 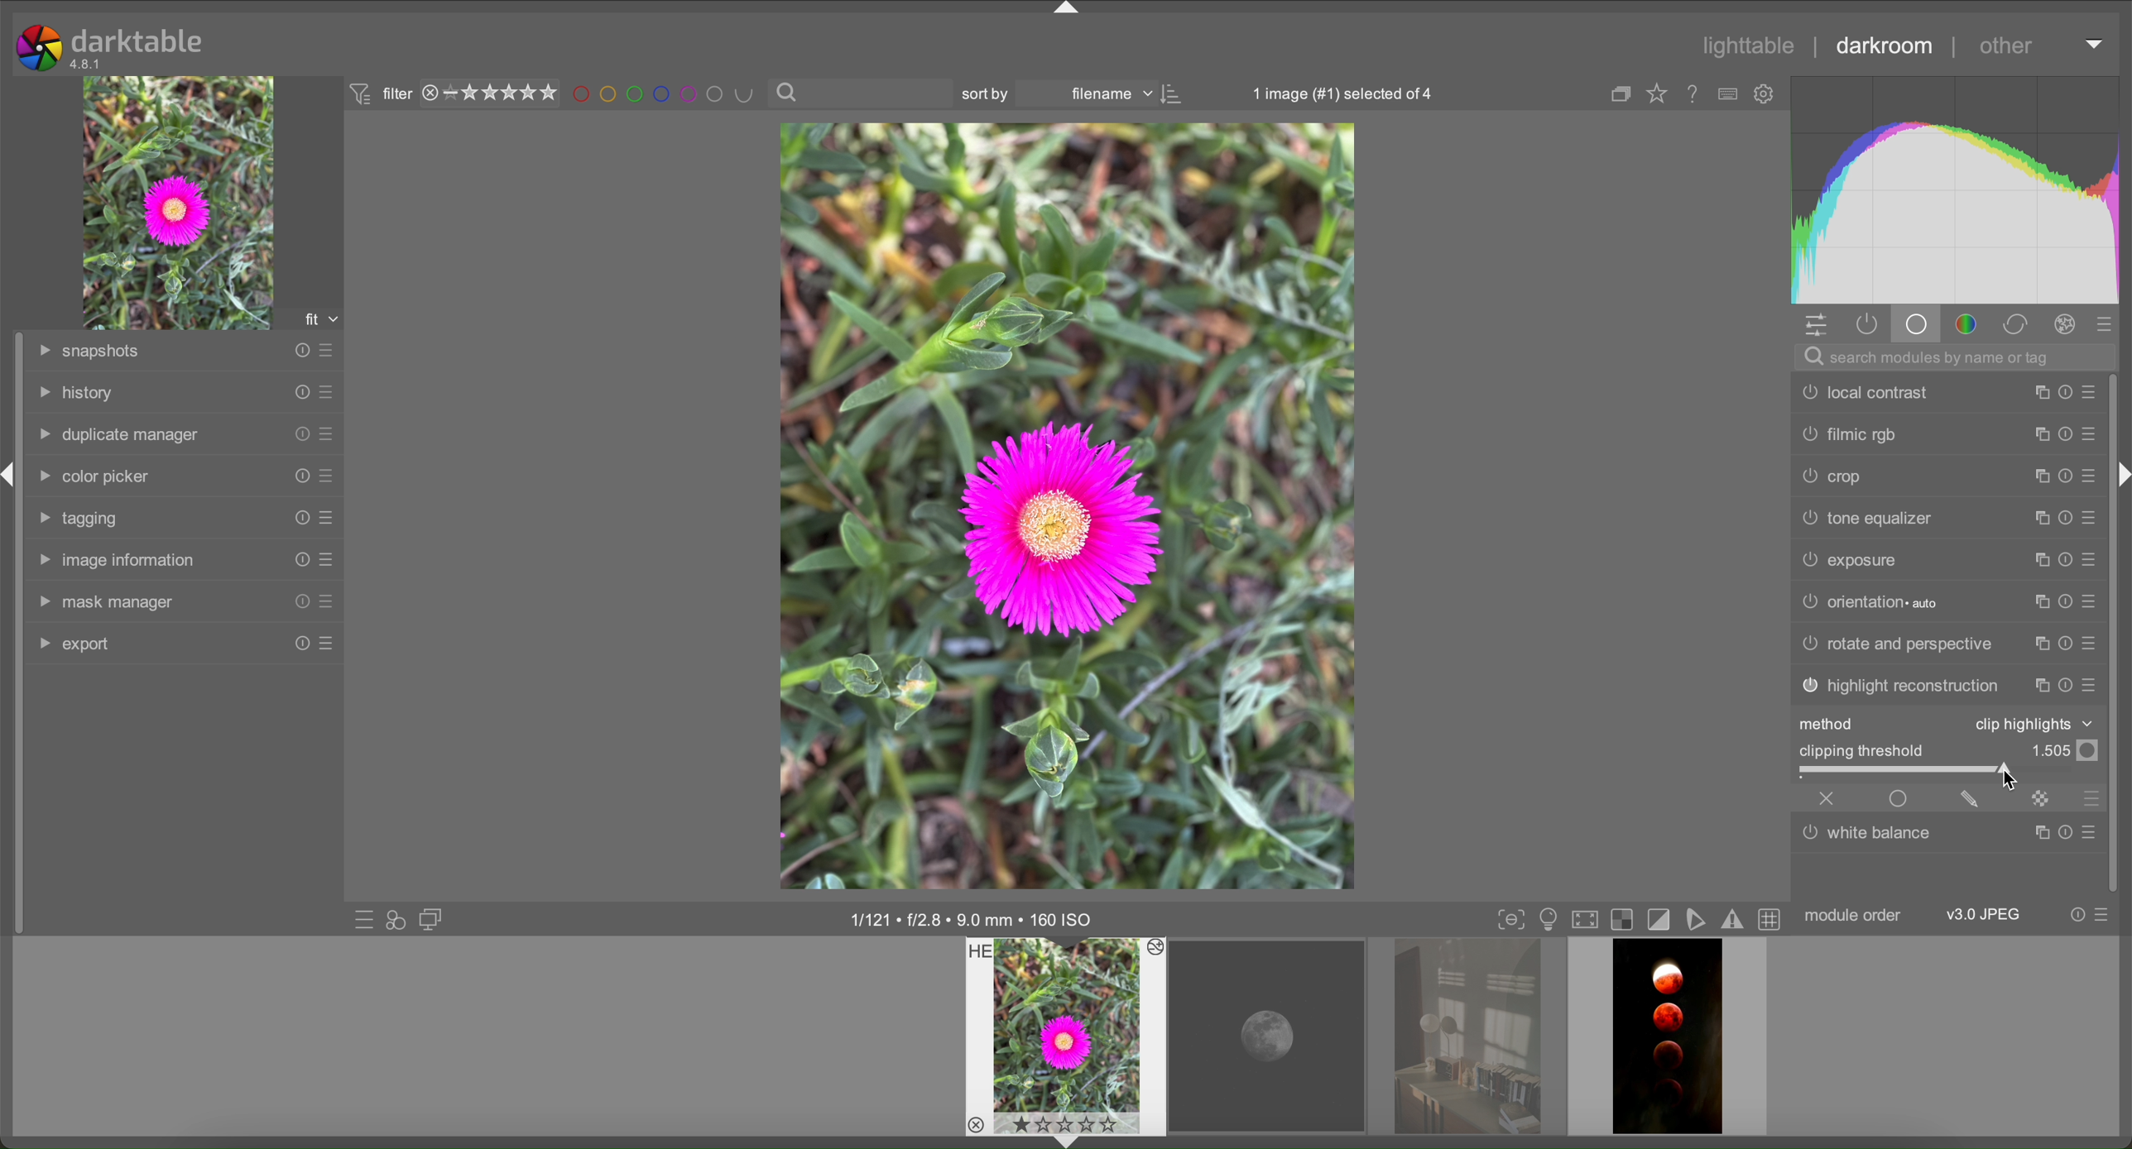 What do you see at coordinates (114, 560) in the screenshot?
I see `image information tab` at bounding box center [114, 560].